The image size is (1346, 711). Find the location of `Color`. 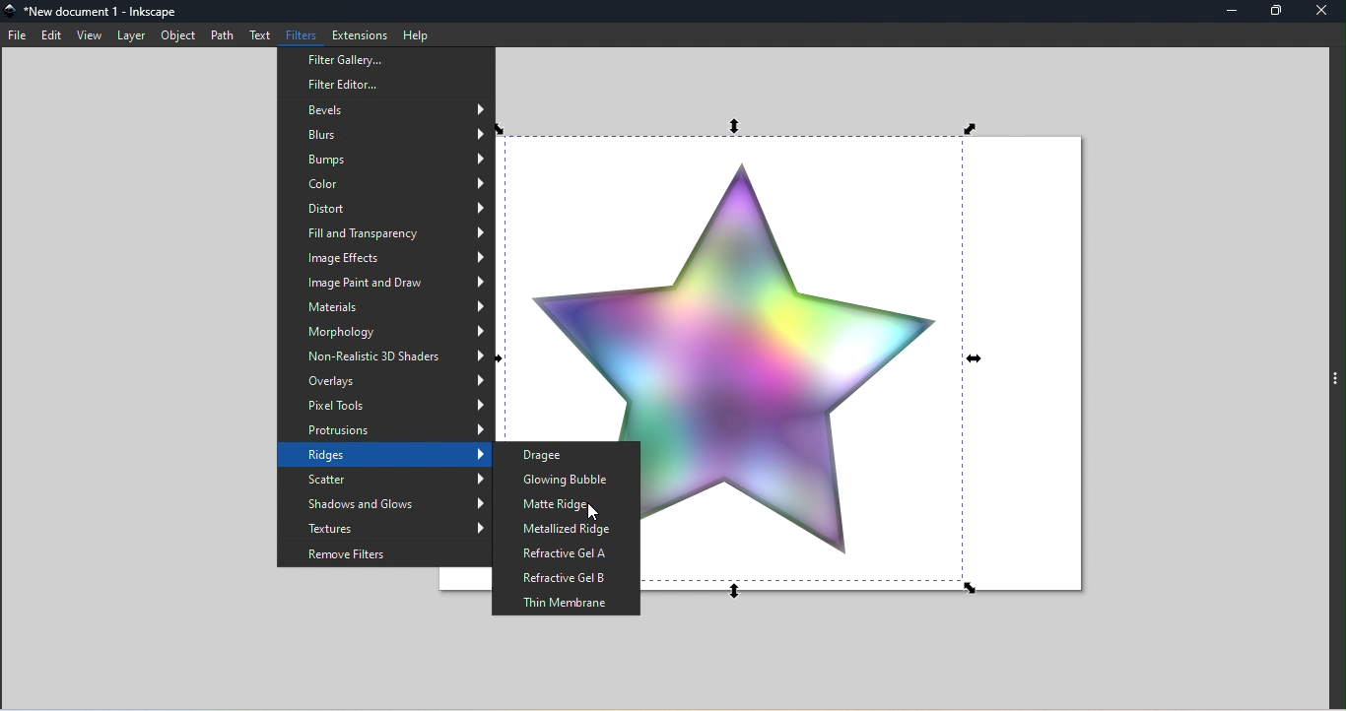

Color is located at coordinates (383, 186).